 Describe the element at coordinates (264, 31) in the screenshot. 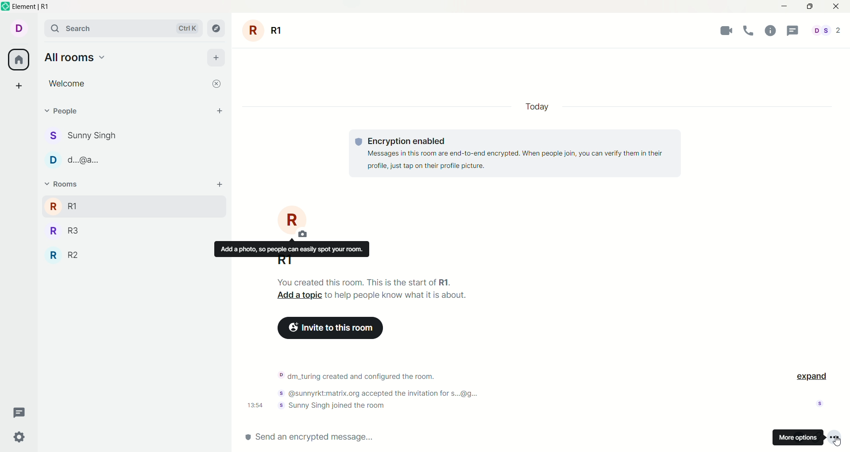

I see `room` at that location.